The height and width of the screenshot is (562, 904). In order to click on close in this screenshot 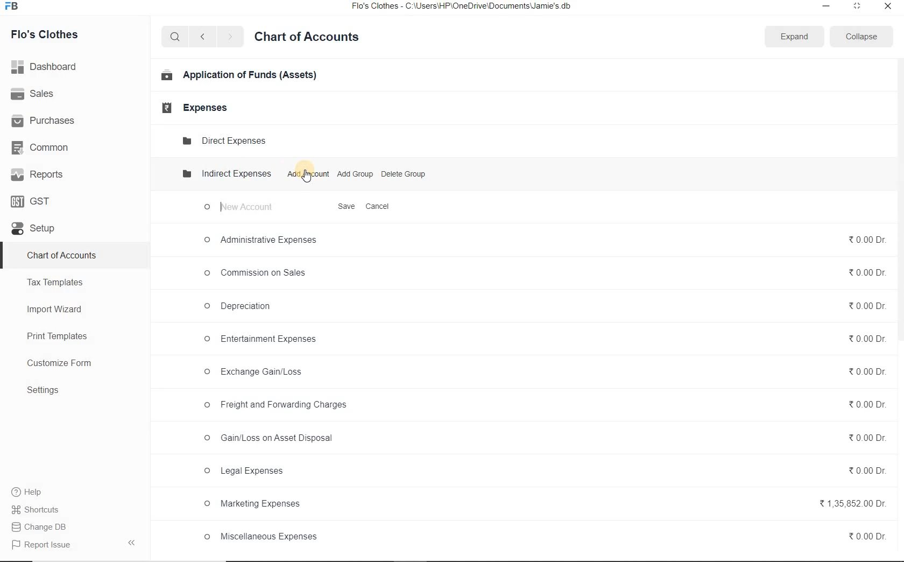, I will do `click(886, 9)`.